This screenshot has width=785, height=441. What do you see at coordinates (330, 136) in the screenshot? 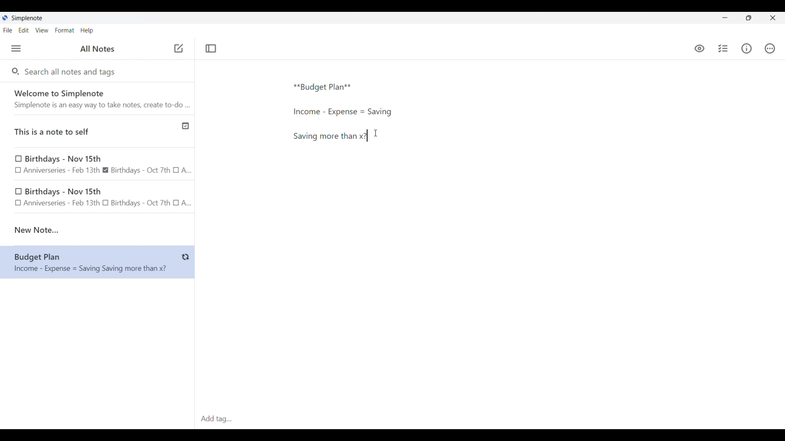
I see `More text typed in` at bounding box center [330, 136].